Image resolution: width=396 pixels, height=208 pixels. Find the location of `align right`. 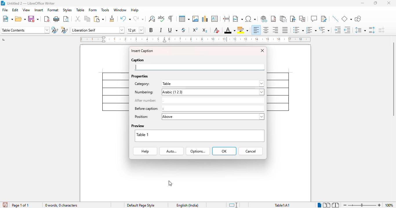

align right is located at coordinates (275, 30).